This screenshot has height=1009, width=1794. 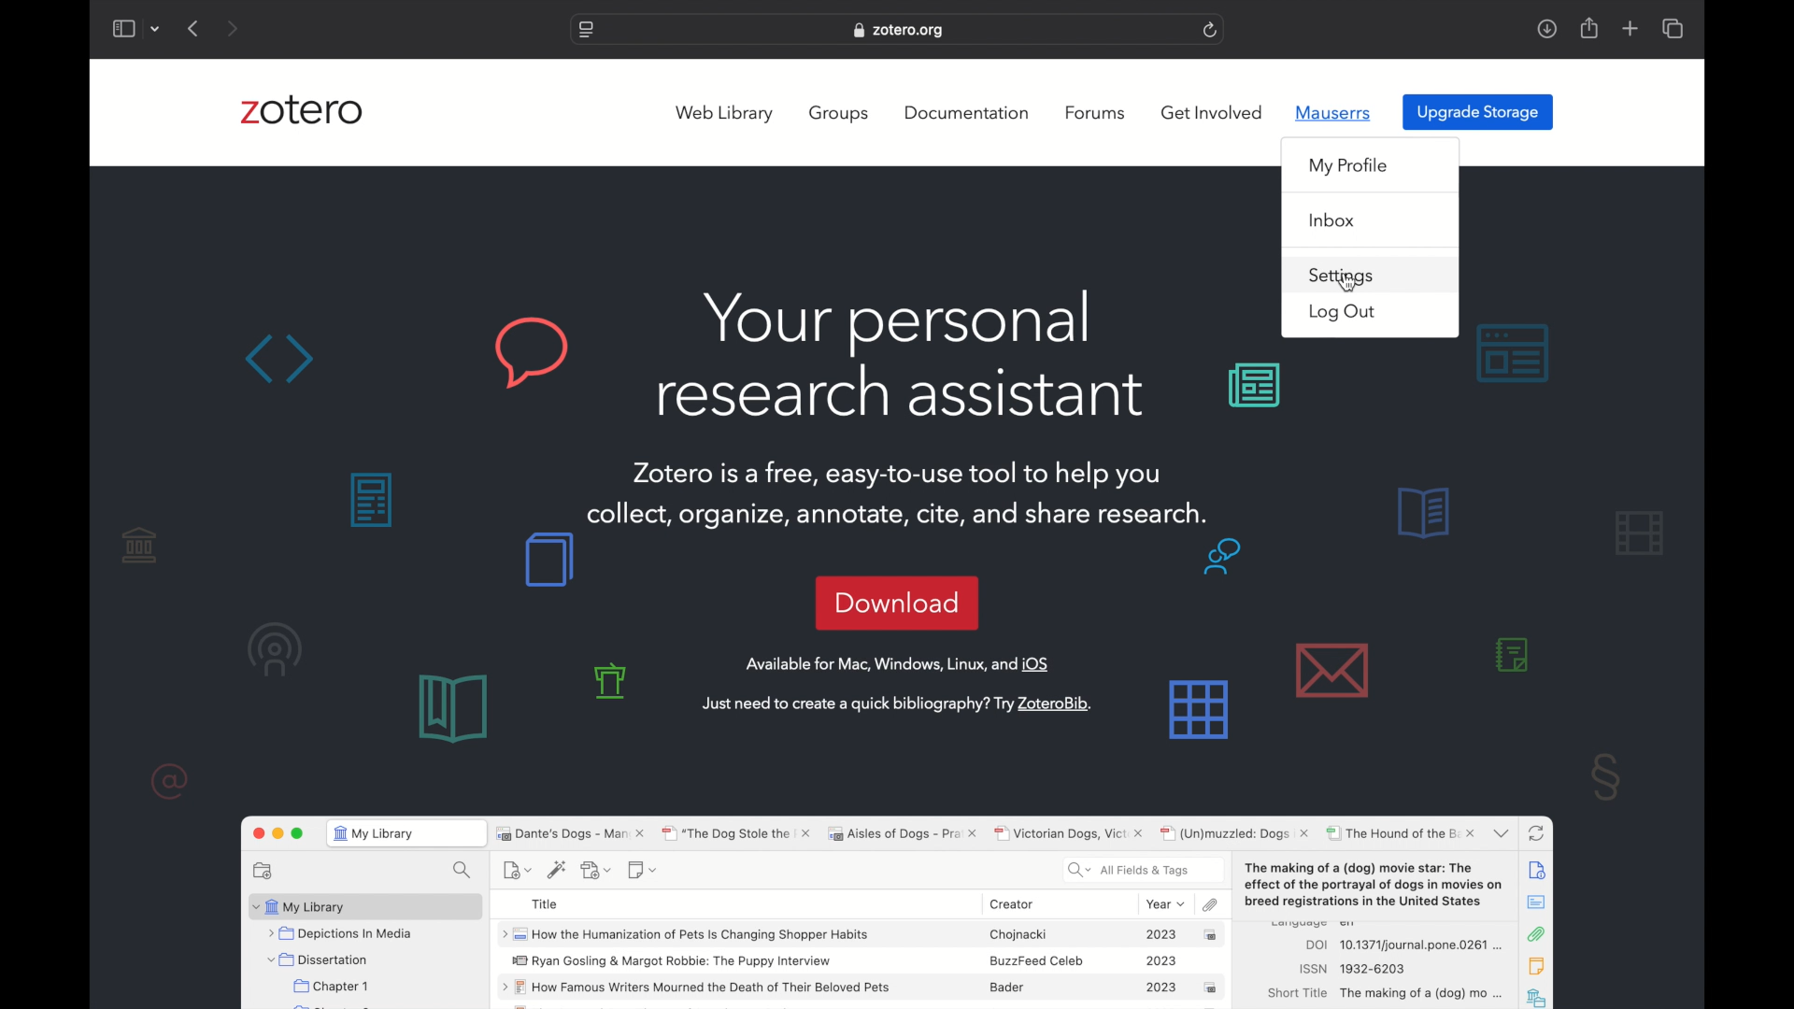 I want to click on zotero sotware preview, so click(x=899, y=909).